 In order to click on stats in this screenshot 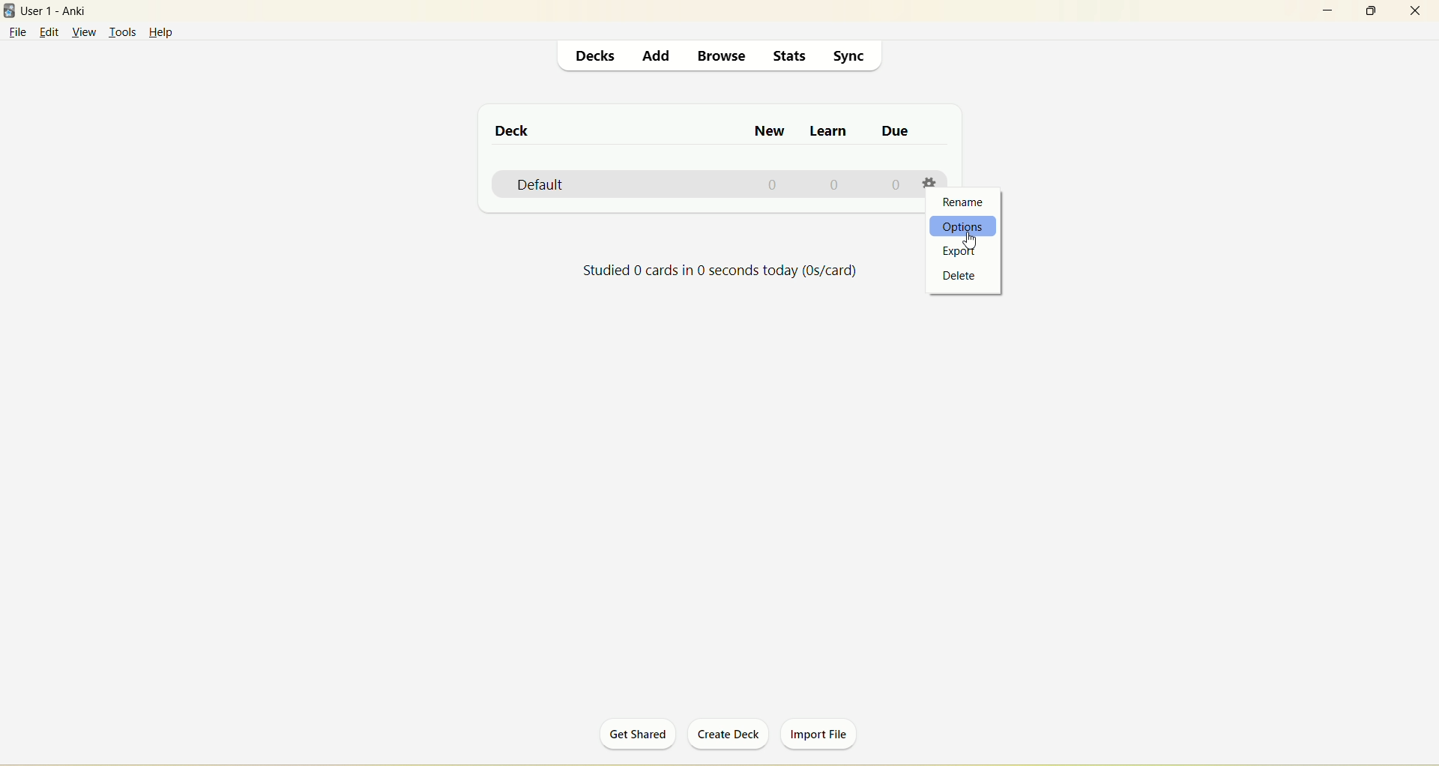, I will do `click(791, 55)`.